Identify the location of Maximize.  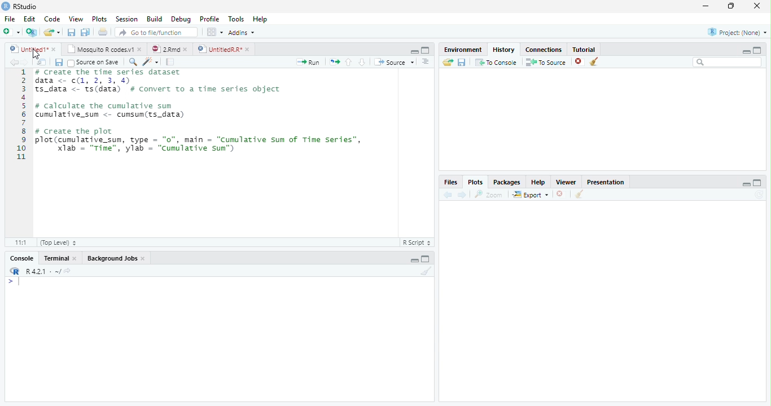
(757, 183).